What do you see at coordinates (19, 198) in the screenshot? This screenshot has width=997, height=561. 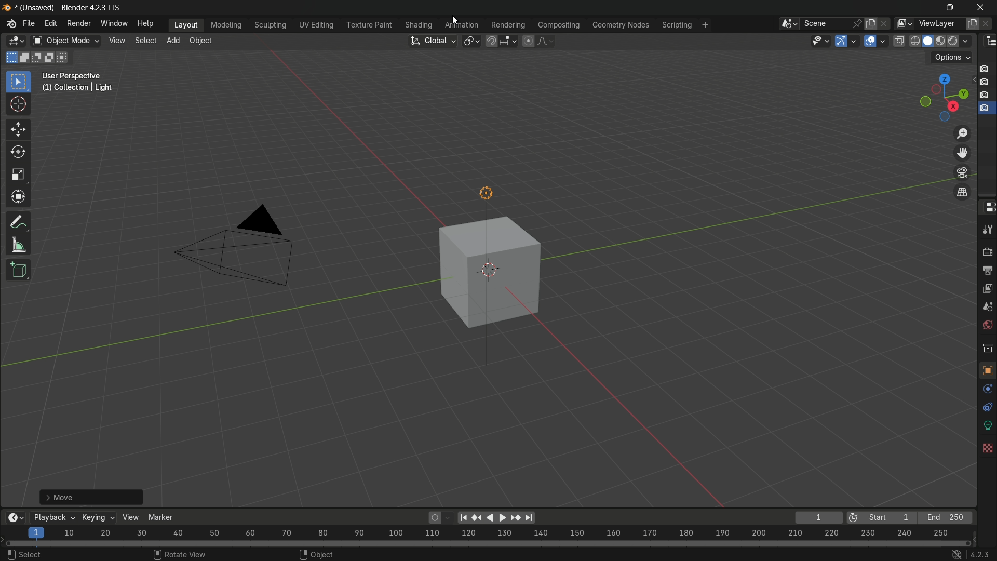 I see `transform` at bounding box center [19, 198].